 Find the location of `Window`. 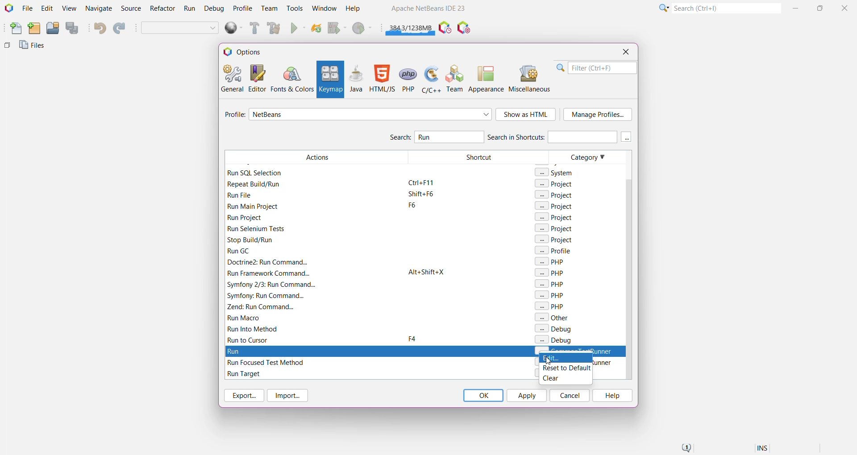

Window is located at coordinates (324, 8).